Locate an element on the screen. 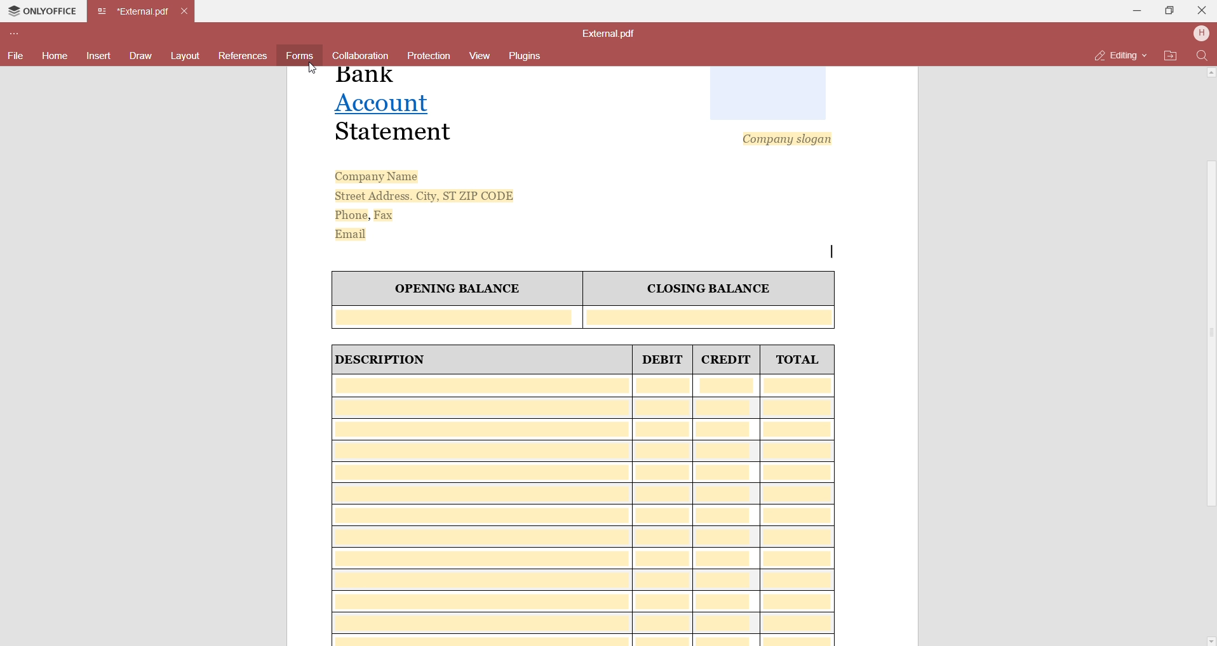 The width and height of the screenshot is (1217, 646). File is located at coordinates (16, 56).